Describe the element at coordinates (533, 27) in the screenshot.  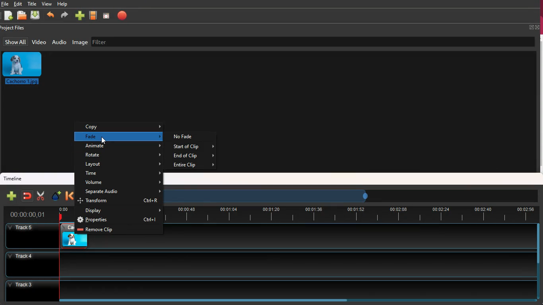
I see `full screen` at that location.